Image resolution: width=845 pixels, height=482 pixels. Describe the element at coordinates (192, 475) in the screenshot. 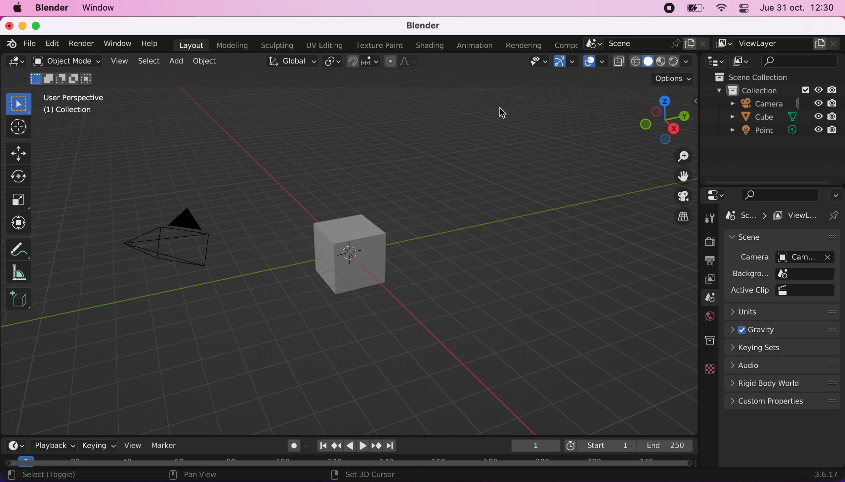

I see `pan view` at that location.